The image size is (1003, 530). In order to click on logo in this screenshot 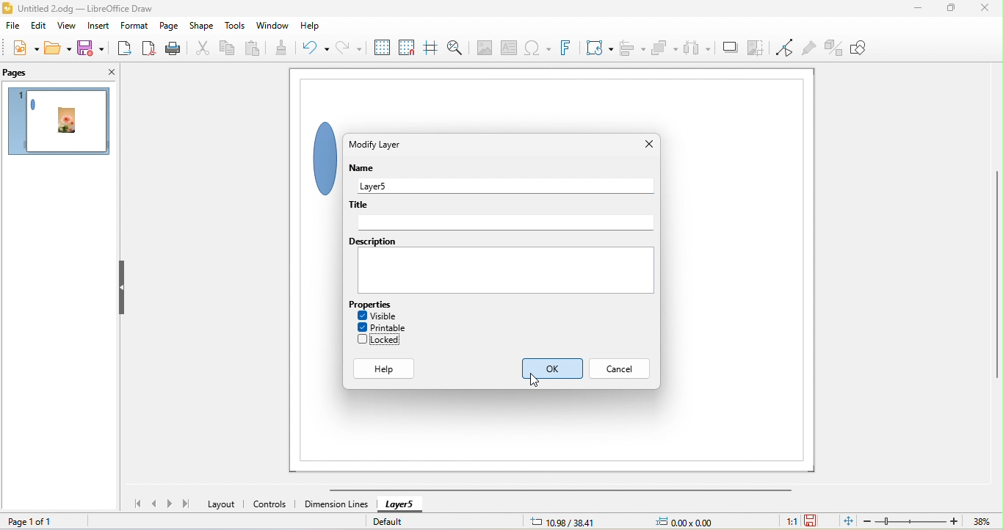, I will do `click(8, 8)`.